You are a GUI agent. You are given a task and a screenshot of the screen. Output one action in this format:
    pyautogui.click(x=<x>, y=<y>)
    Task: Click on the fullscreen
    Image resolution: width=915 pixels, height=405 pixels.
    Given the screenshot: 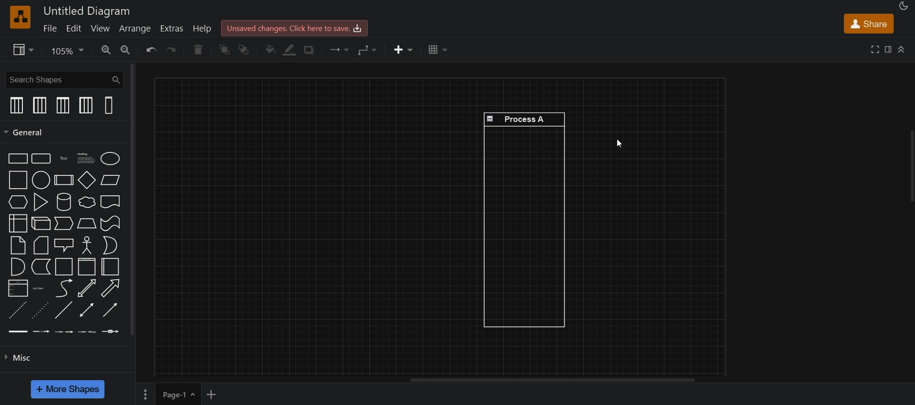 What is the action you would take?
    pyautogui.click(x=876, y=49)
    